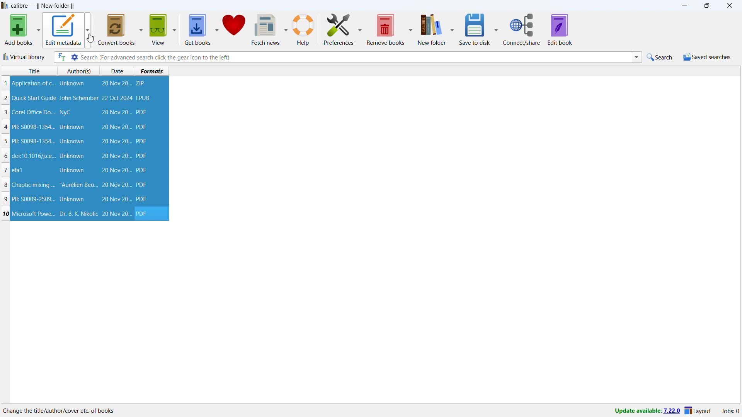 This screenshot has height=417, width=742. I want to click on layout, so click(698, 411).